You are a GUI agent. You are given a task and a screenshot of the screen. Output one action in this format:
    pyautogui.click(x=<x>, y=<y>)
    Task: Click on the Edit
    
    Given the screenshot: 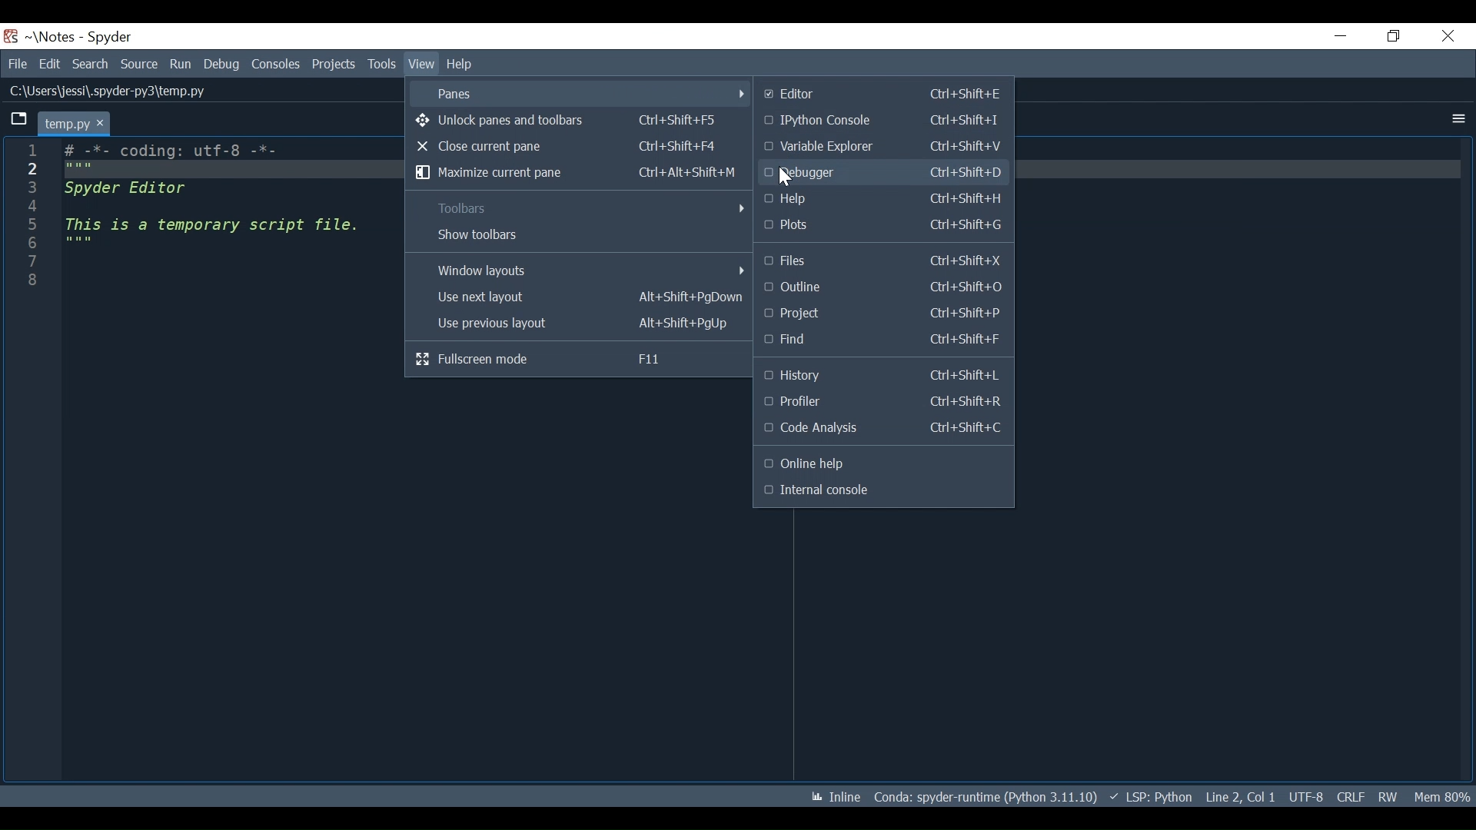 What is the action you would take?
    pyautogui.click(x=49, y=64)
    